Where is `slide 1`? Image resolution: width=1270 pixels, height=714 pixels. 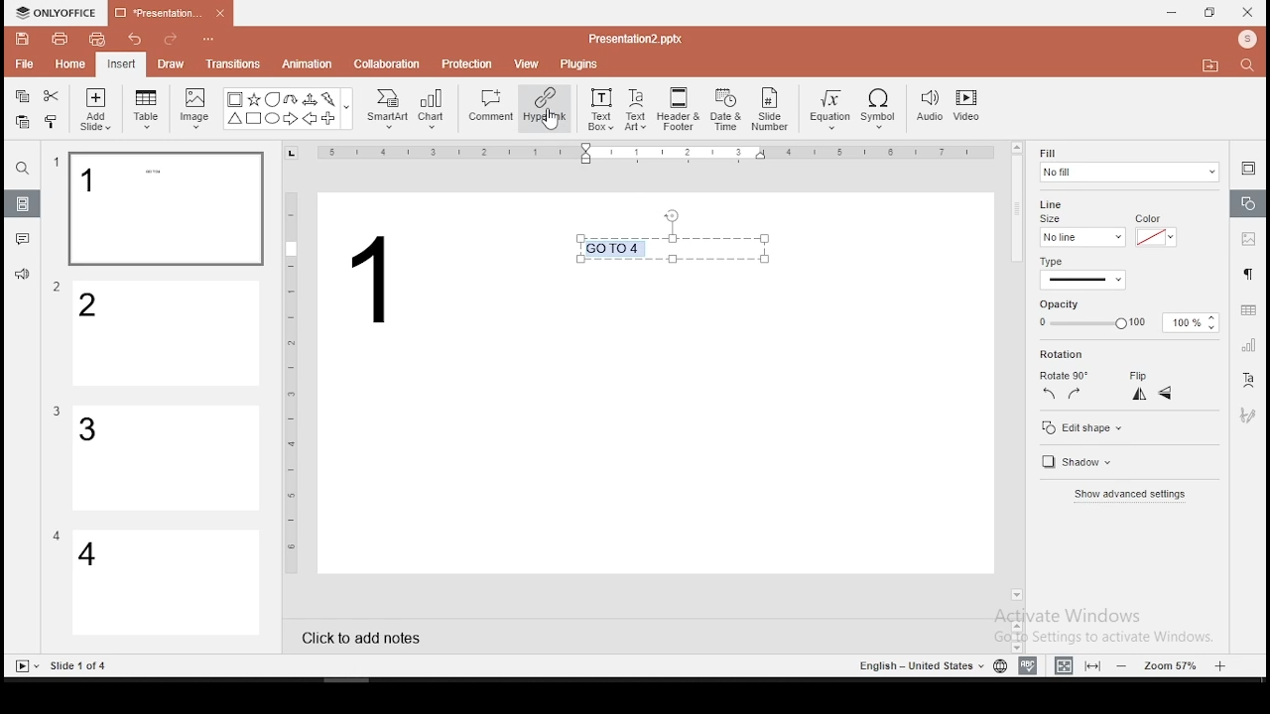 slide 1 is located at coordinates (165, 209).